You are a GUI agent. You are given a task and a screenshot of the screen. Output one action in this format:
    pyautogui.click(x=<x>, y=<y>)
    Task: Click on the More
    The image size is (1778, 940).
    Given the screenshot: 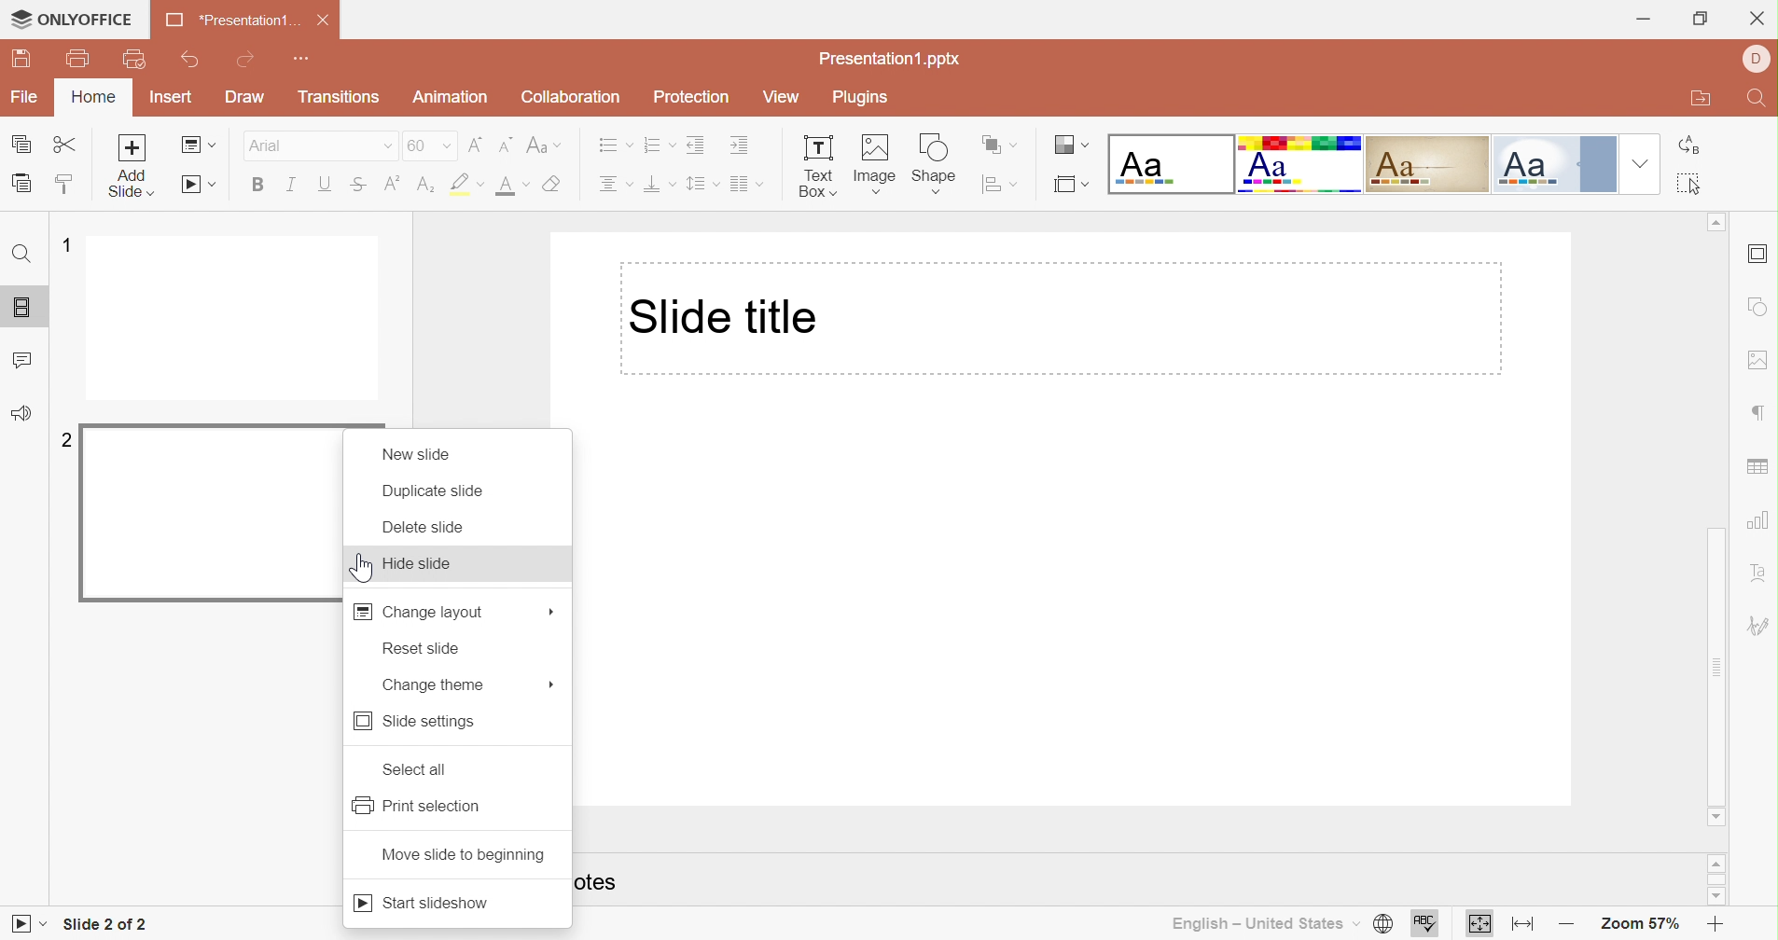 What is the action you would take?
    pyautogui.click(x=554, y=612)
    